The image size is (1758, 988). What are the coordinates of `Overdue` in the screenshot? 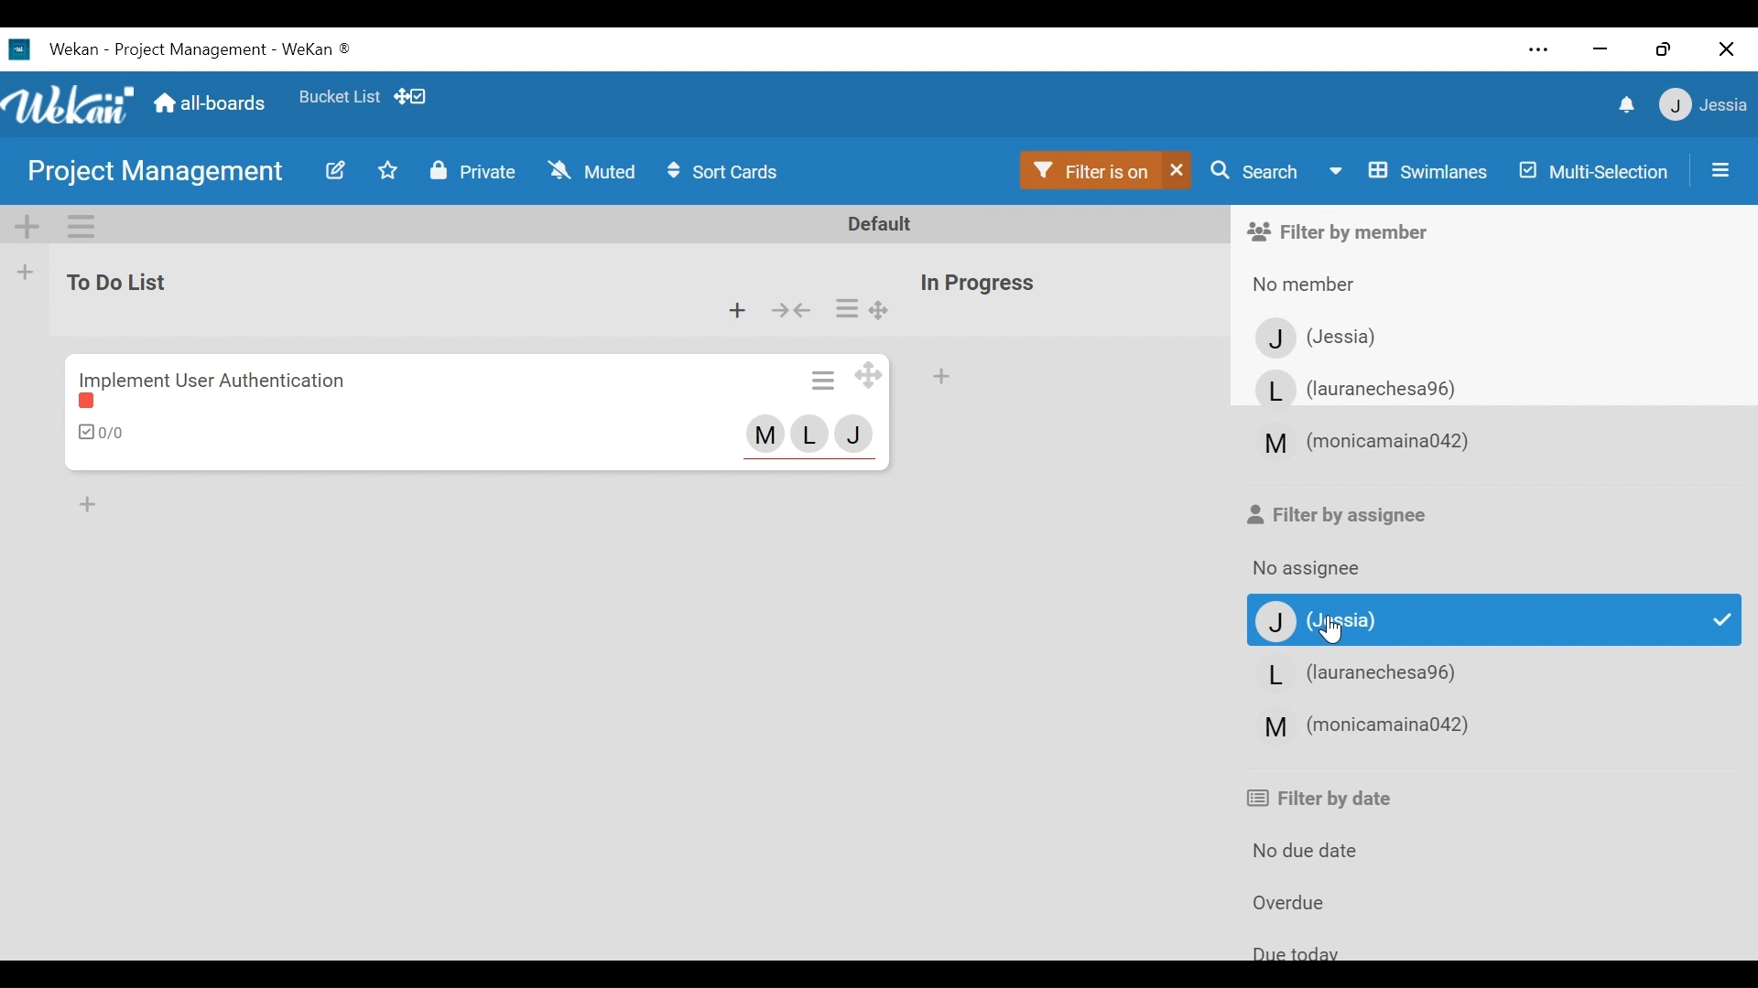 It's located at (1297, 905).